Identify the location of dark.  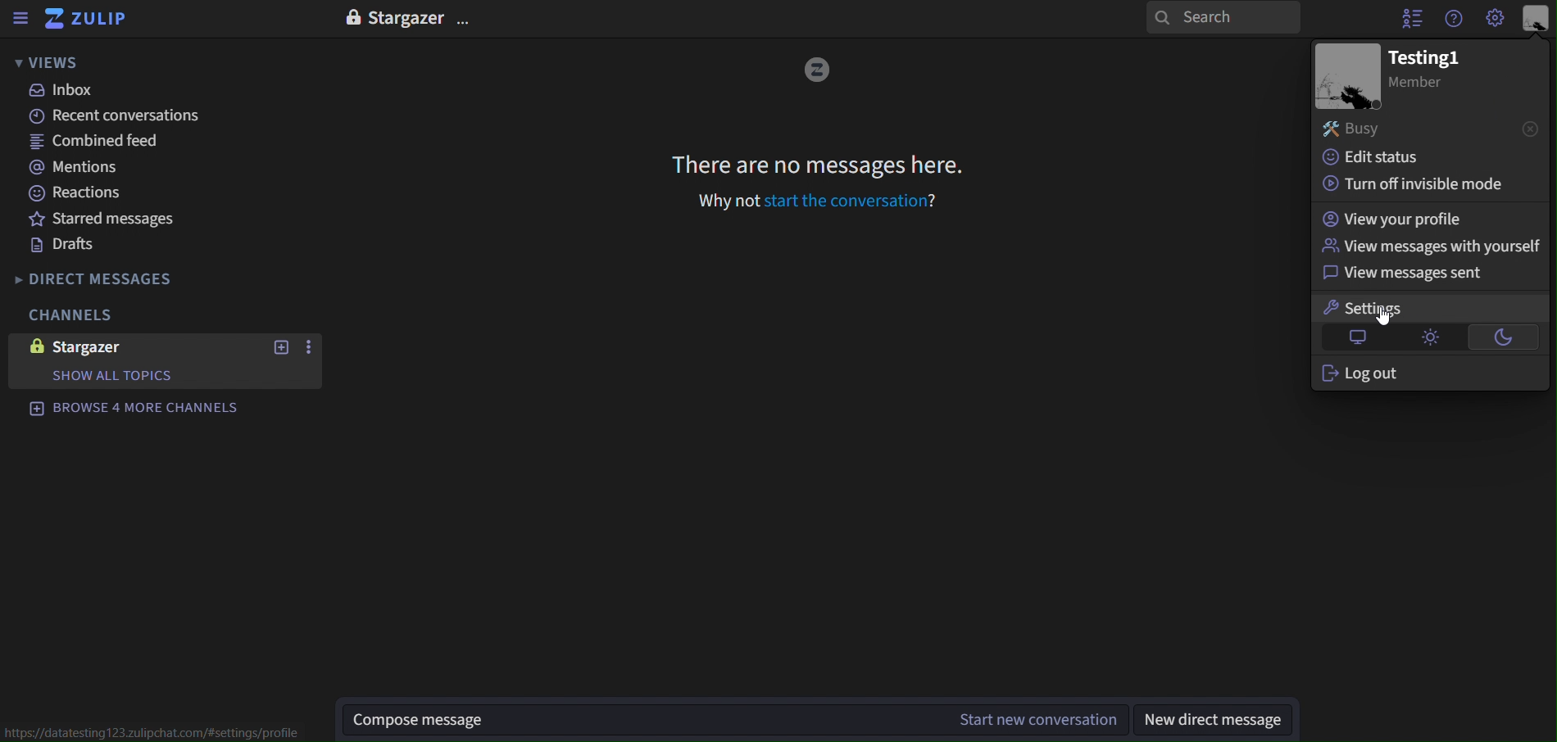
(1503, 337).